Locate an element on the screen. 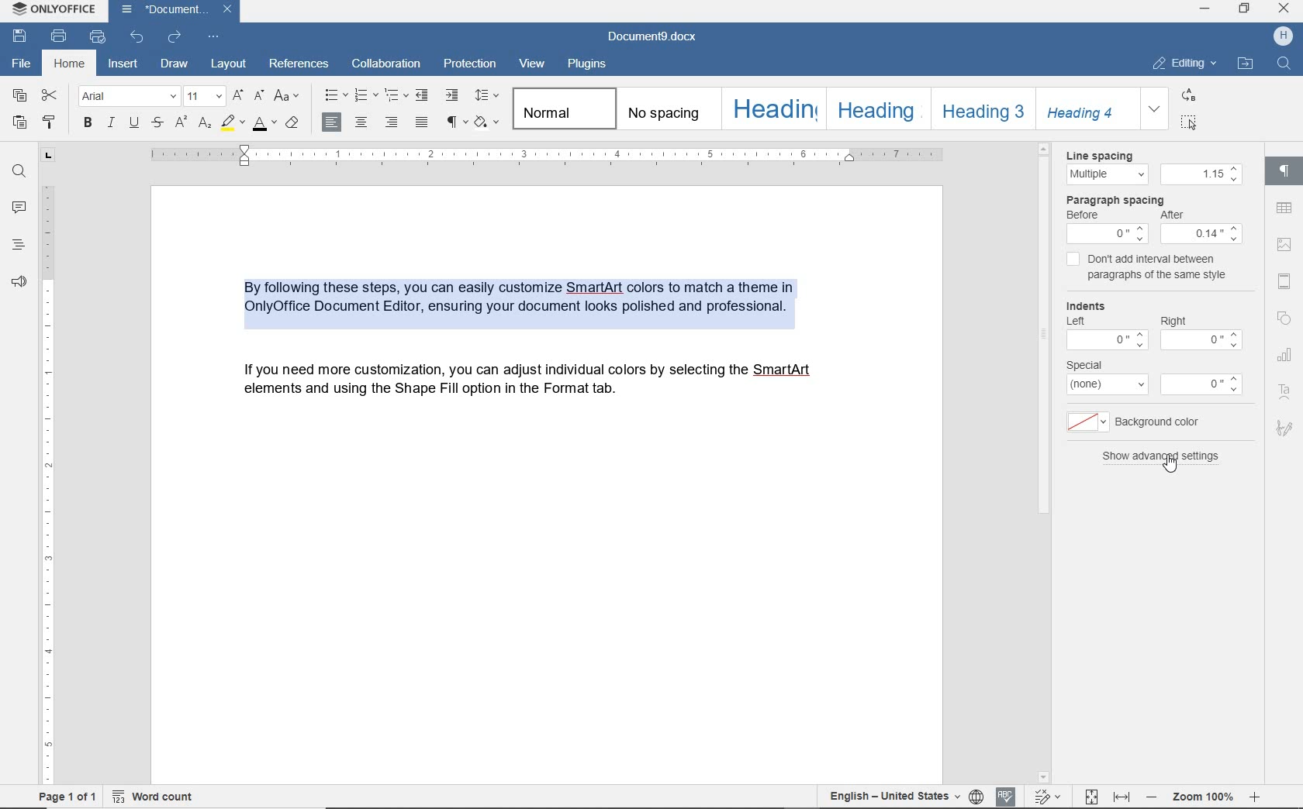 This screenshot has width=1303, height=809. replace is located at coordinates (1187, 97).